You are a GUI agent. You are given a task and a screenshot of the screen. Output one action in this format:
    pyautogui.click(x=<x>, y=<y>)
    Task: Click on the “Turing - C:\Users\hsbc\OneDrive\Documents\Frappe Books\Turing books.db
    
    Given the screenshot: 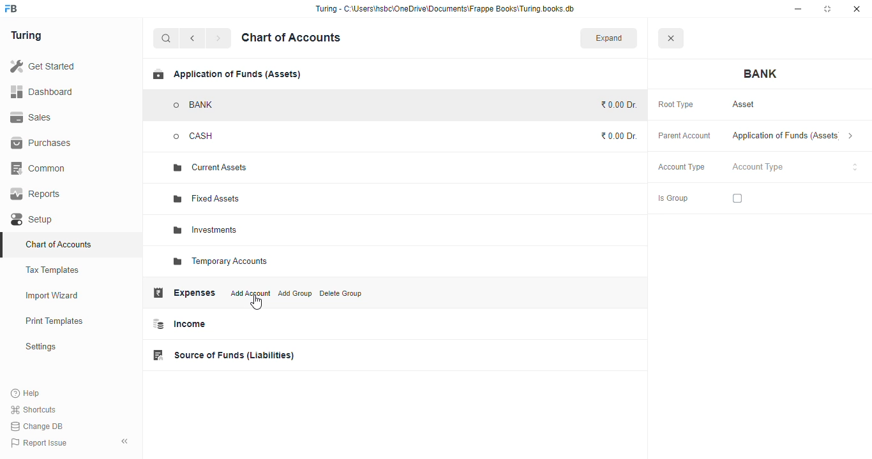 What is the action you would take?
    pyautogui.click(x=444, y=8)
    